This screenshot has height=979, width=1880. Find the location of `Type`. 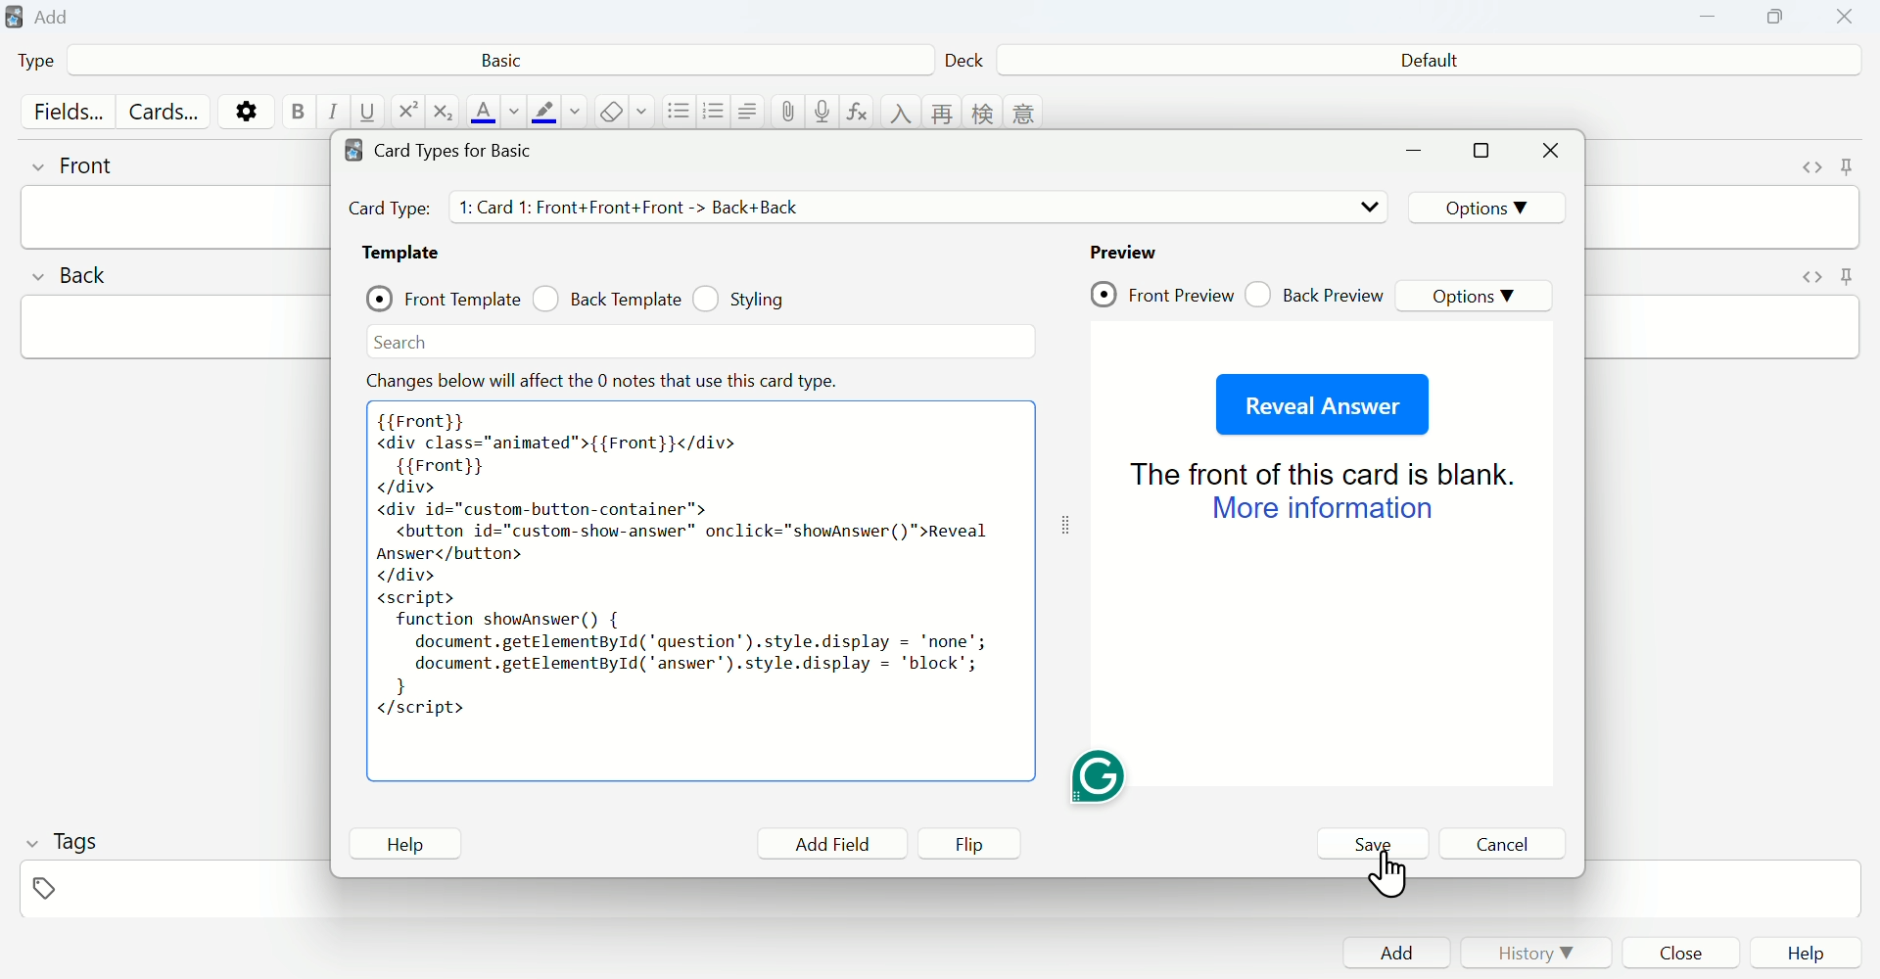

Type is located at coordinates (70, 65).